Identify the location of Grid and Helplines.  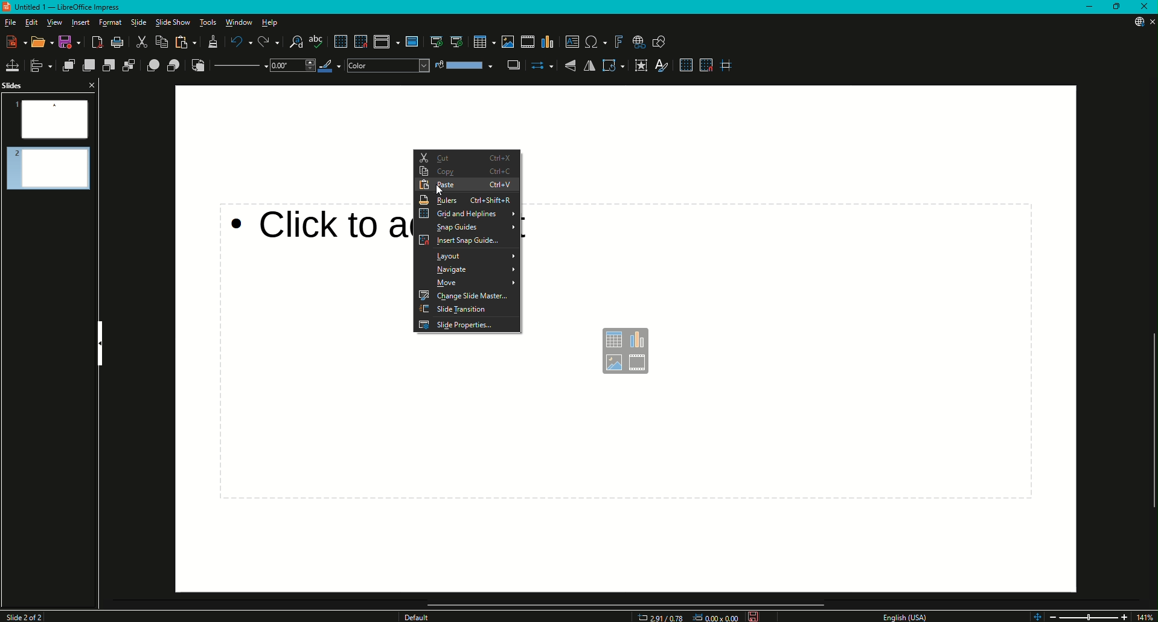
(466, 213).